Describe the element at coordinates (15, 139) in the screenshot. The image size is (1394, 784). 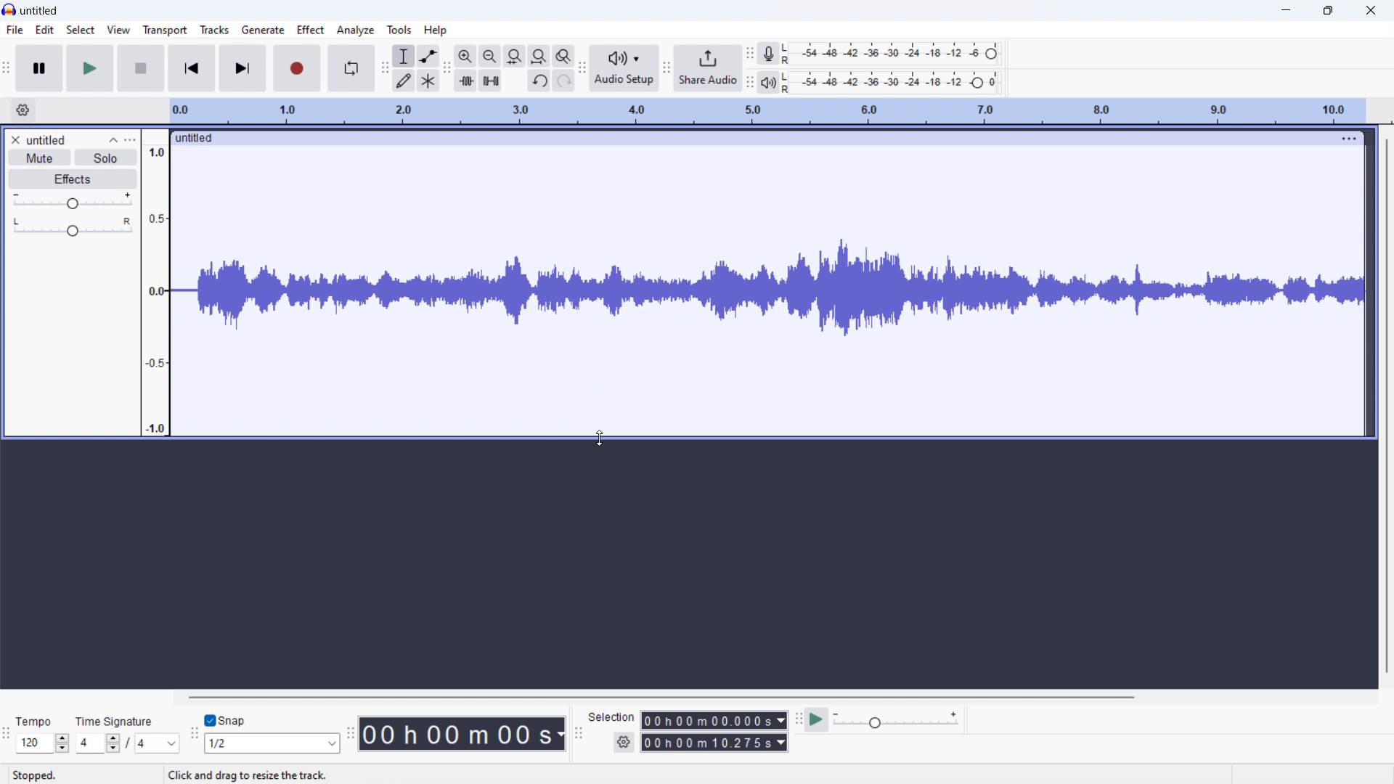
I see `remove track` at that location.